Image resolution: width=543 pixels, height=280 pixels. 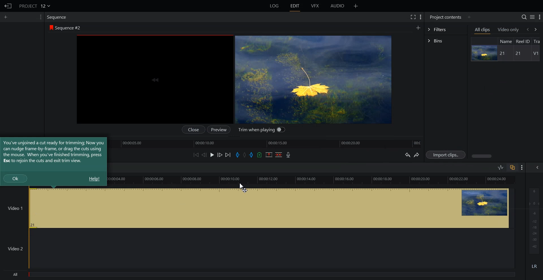 I want to click on EDIT, so click(x=294, y=6).